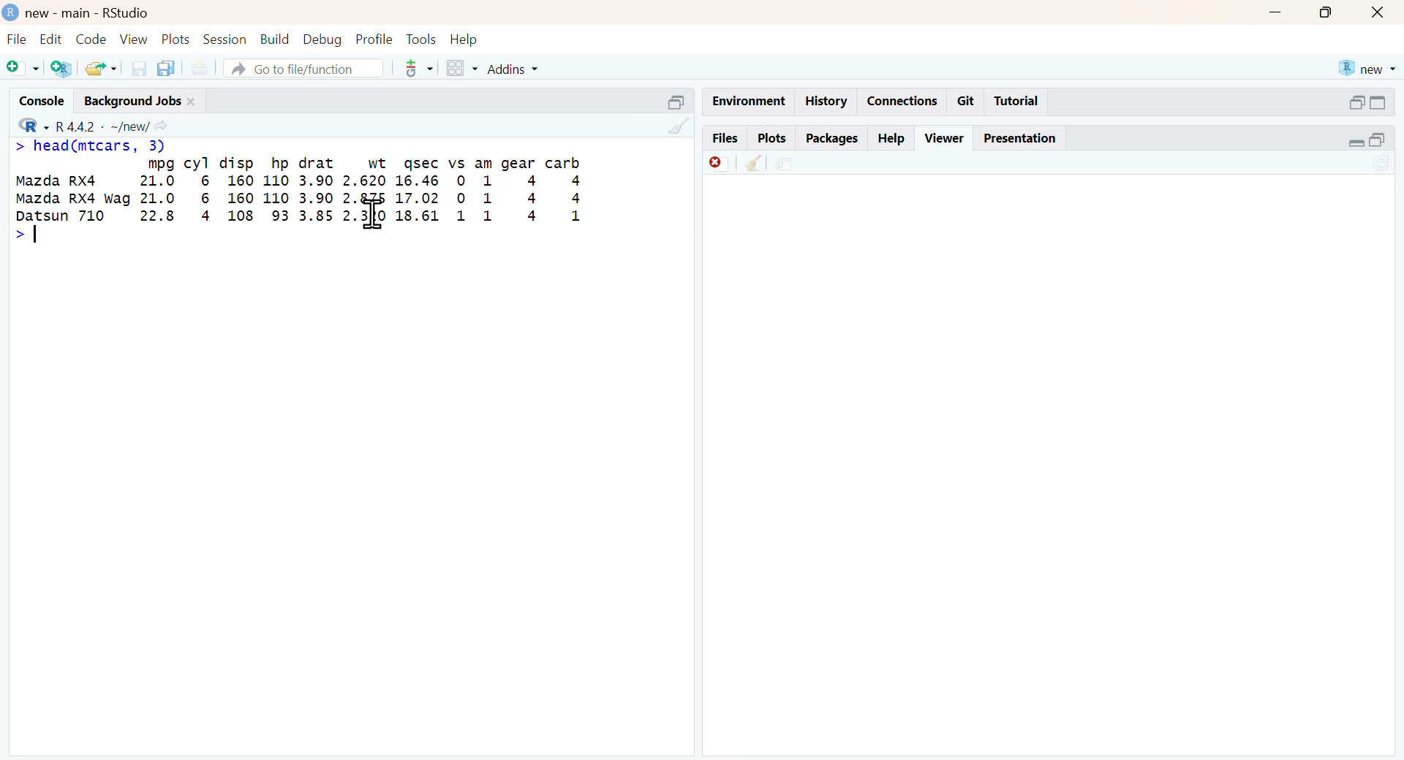 Image resolution: width=1404 pixels, height=760 pixels. I want to click on ) new - main - RStudio, so click(107, 12).